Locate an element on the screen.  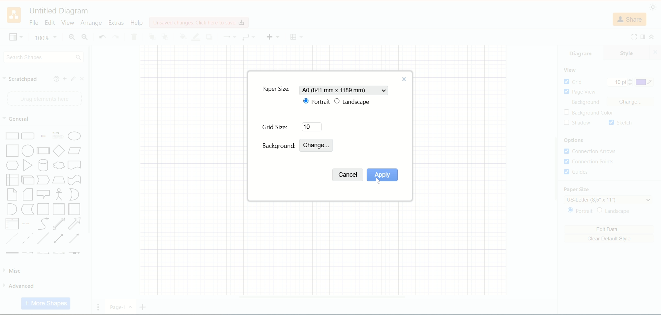
to front is located at coordinates (151, 36).